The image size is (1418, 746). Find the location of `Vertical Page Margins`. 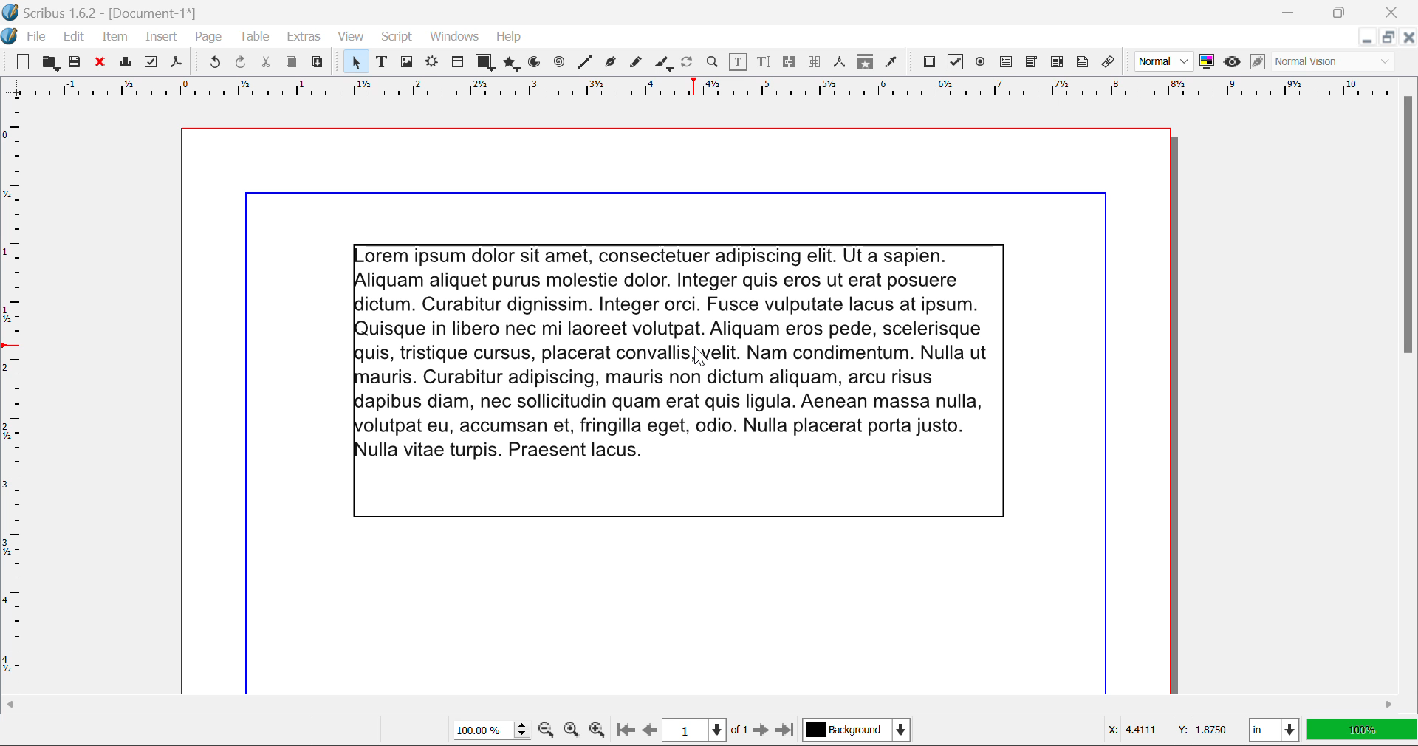

Vertical Page Margins is located at coordinates (708, 93).